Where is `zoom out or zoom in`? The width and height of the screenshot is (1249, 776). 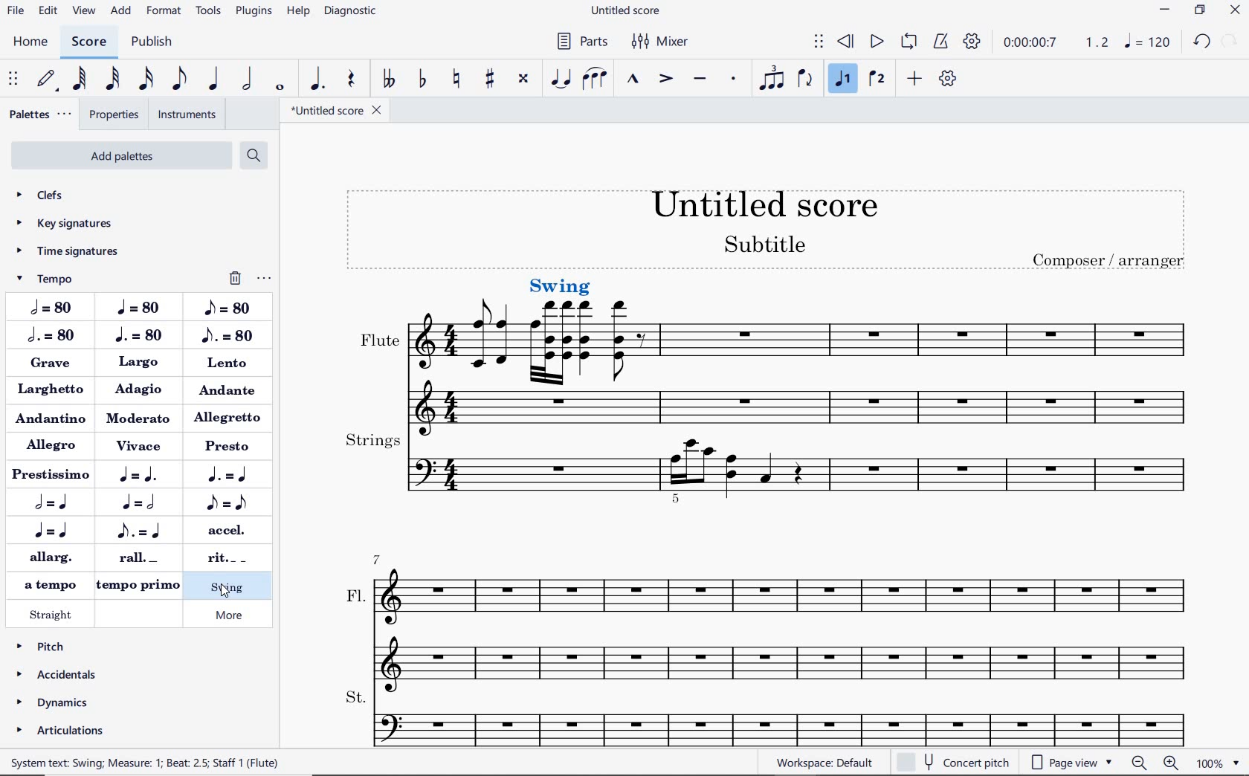
zoom out or zoom in is located at coordinates (1155, 763).